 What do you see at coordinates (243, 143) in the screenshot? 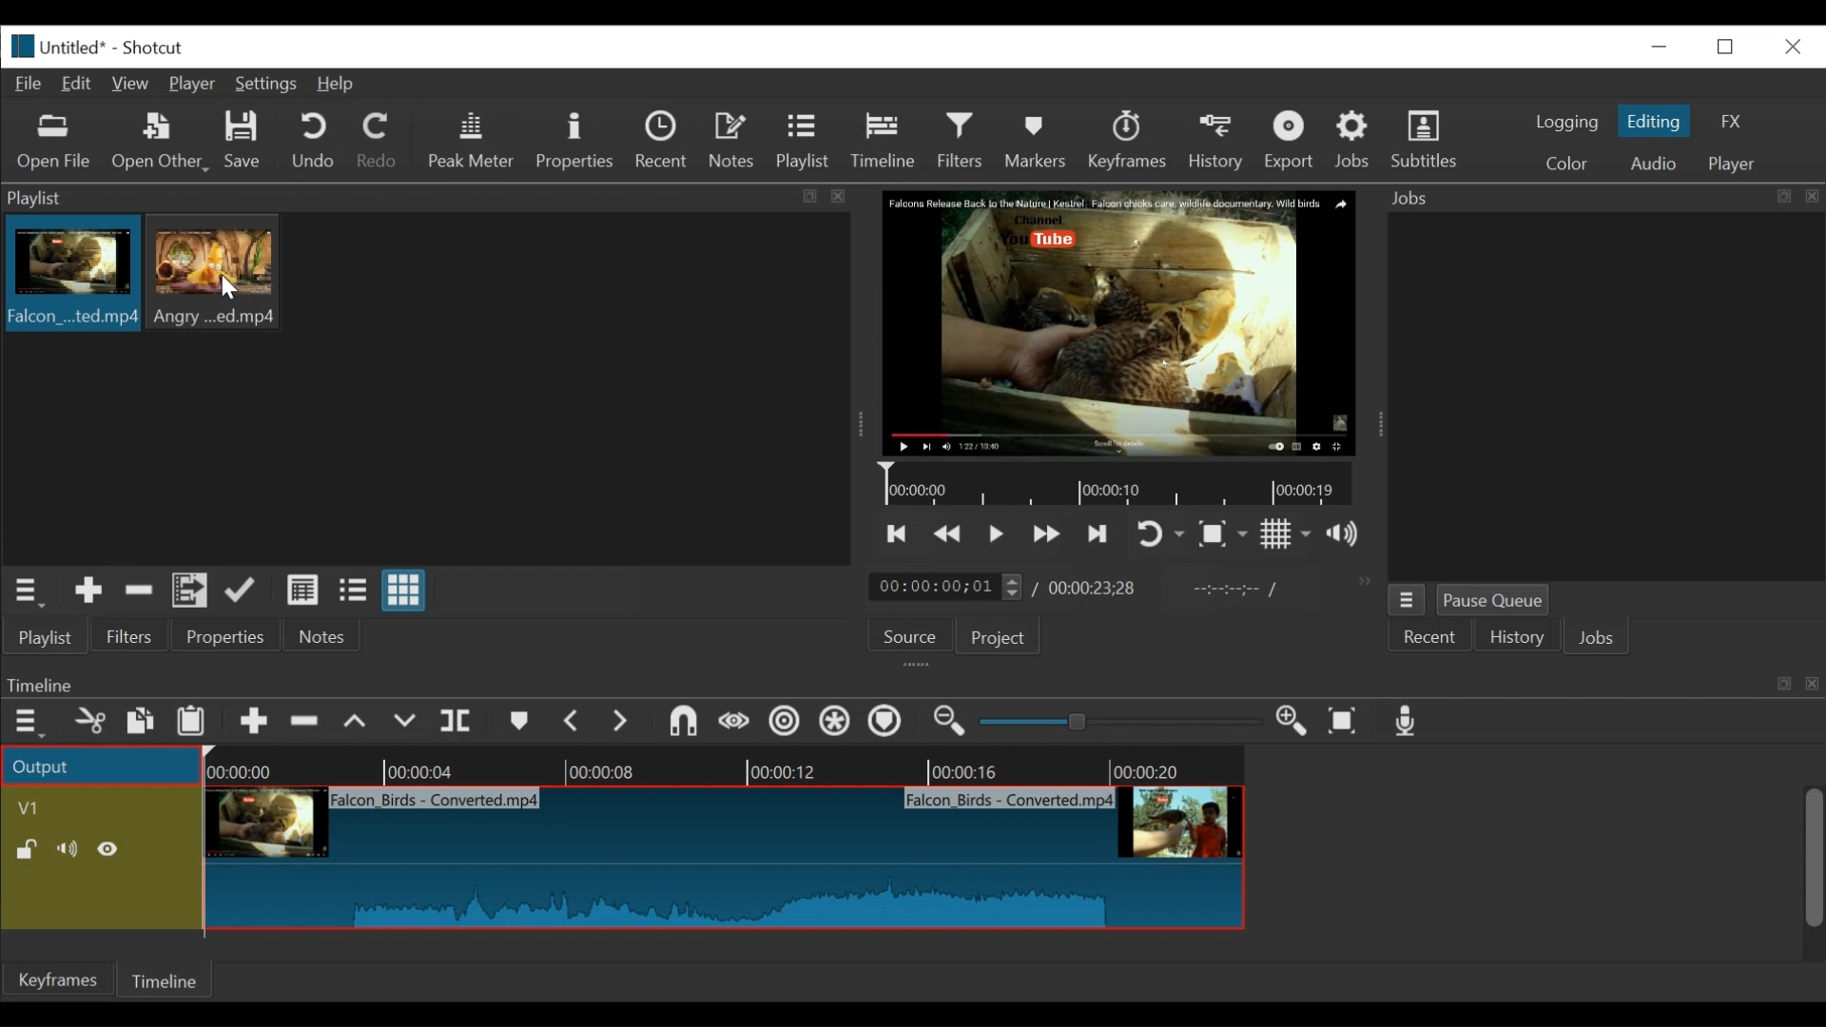
I see `Save` at bounding box center [243, 143].